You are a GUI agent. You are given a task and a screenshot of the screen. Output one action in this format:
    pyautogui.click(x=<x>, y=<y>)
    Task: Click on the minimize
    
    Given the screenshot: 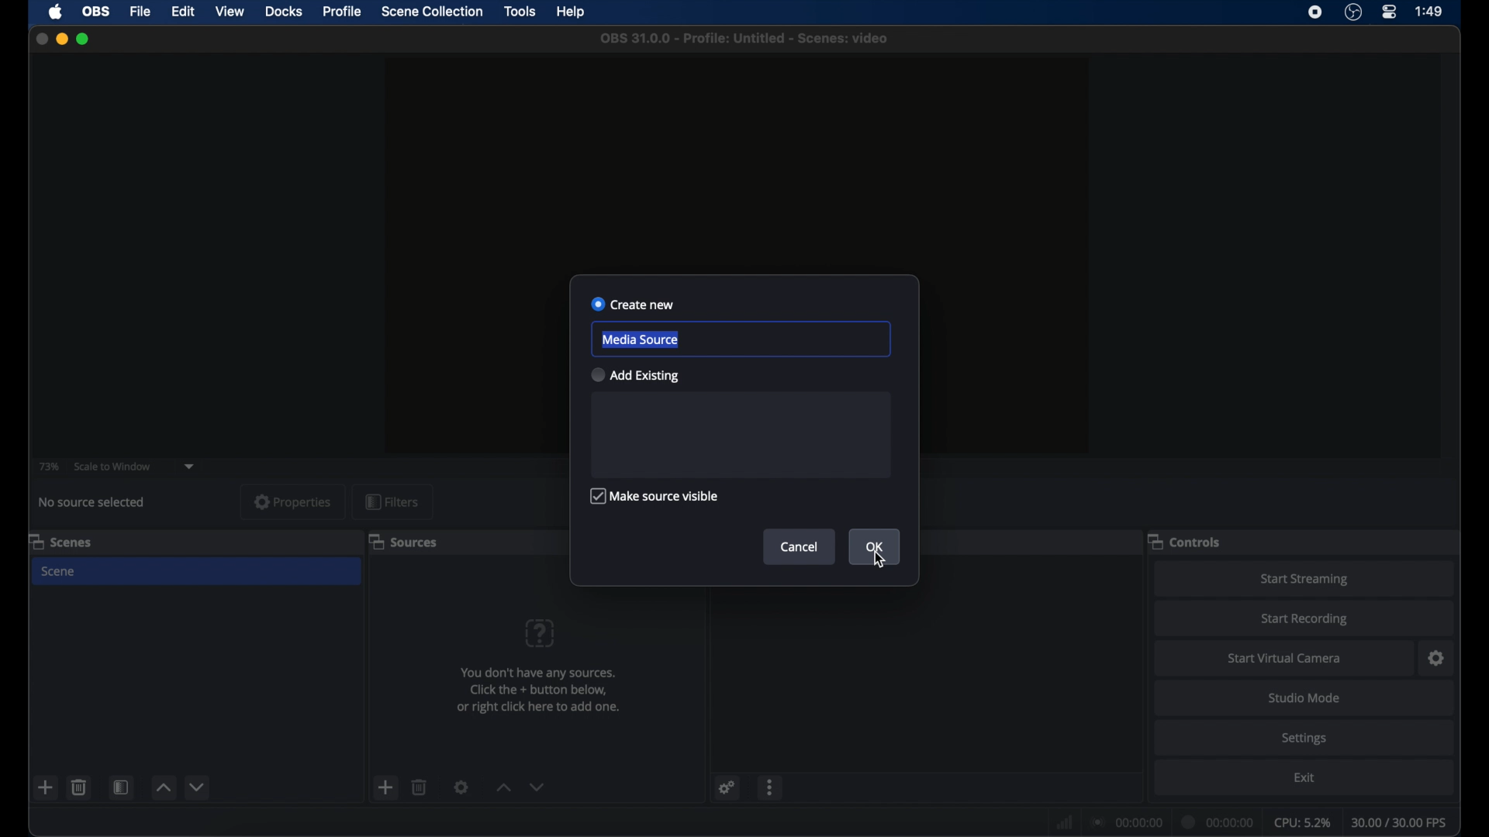 What is the action you would take?
    pyautogui.click(x=62, y=39)
    